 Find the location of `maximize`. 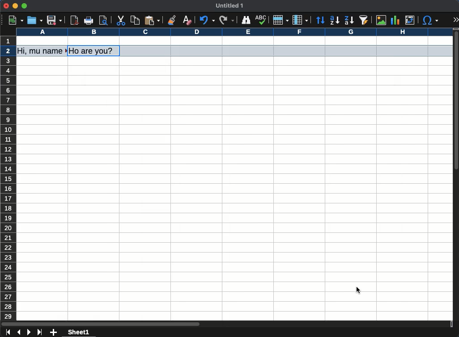

maximize is located at coordinates (24, 5).